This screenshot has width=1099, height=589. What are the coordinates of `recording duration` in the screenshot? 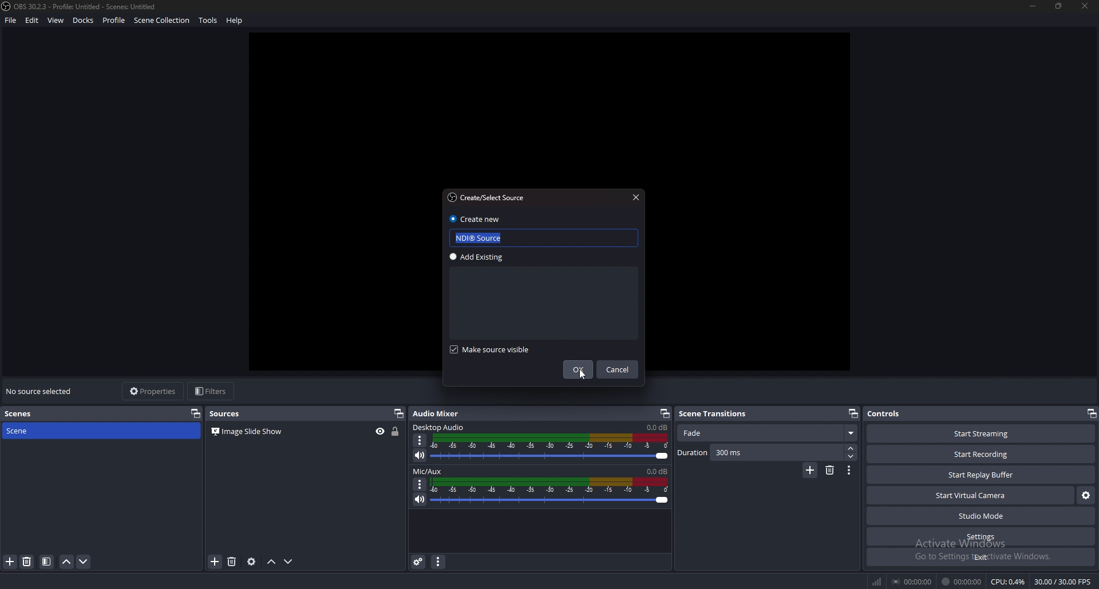 It's located at (962, 582).